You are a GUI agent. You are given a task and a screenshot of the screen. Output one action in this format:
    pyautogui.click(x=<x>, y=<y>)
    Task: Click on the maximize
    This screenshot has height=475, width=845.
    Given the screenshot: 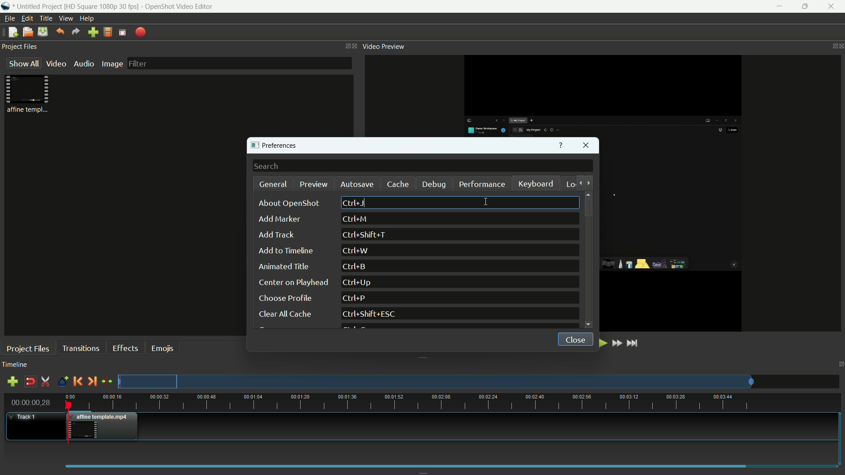 What is the action you would take?
    pyautogui.click(x=805, y=7)
    